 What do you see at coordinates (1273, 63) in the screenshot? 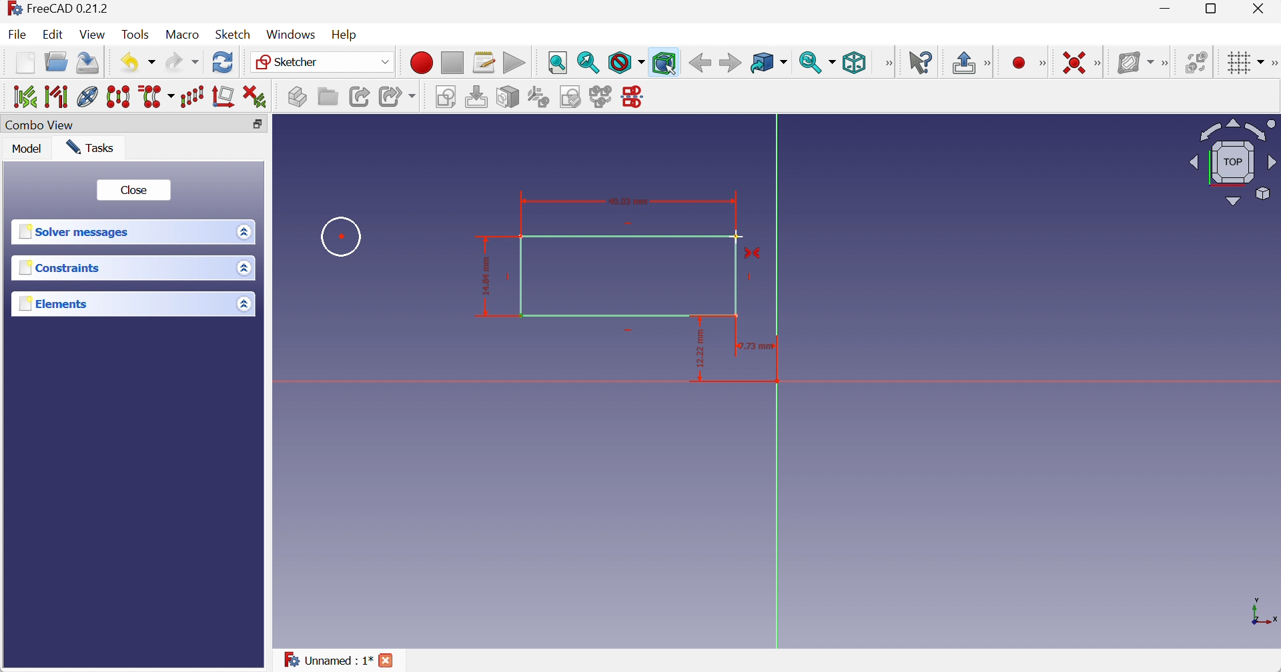
I see `[Sketcher edit tools]` at bounding box center [1273, 63].